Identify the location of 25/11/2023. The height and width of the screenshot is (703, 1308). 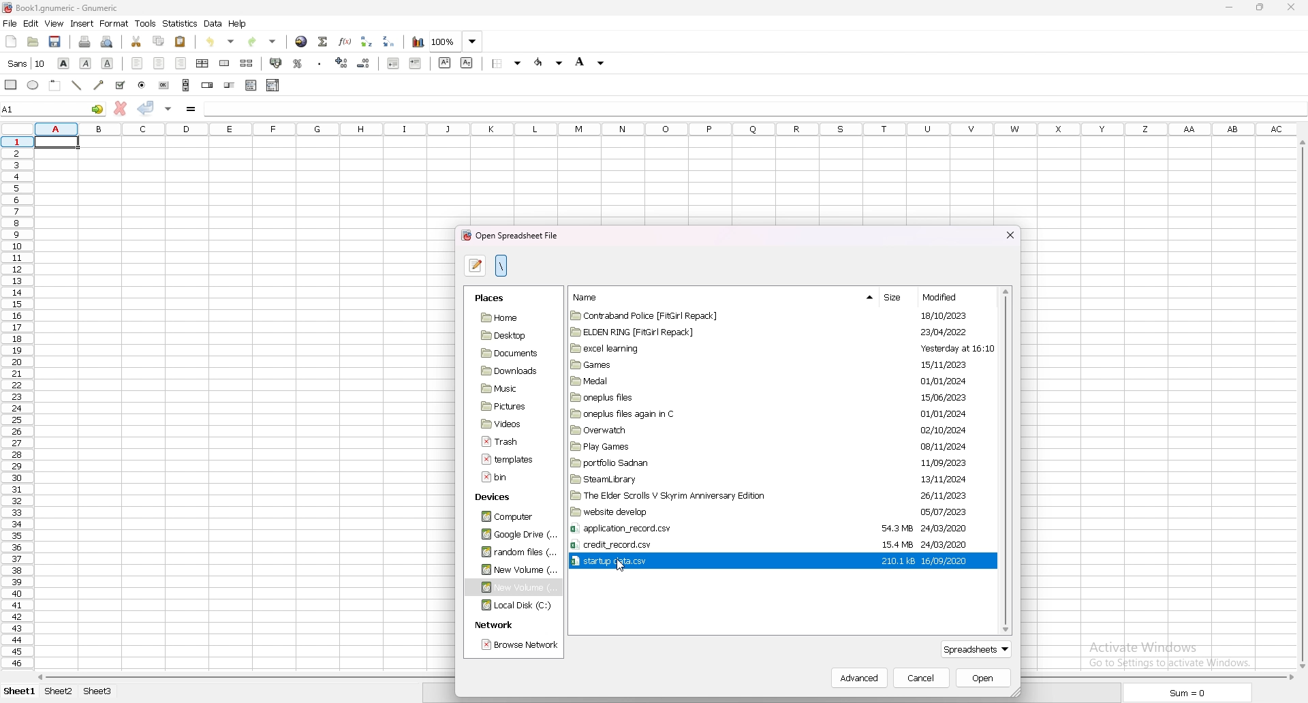
(939, 495).